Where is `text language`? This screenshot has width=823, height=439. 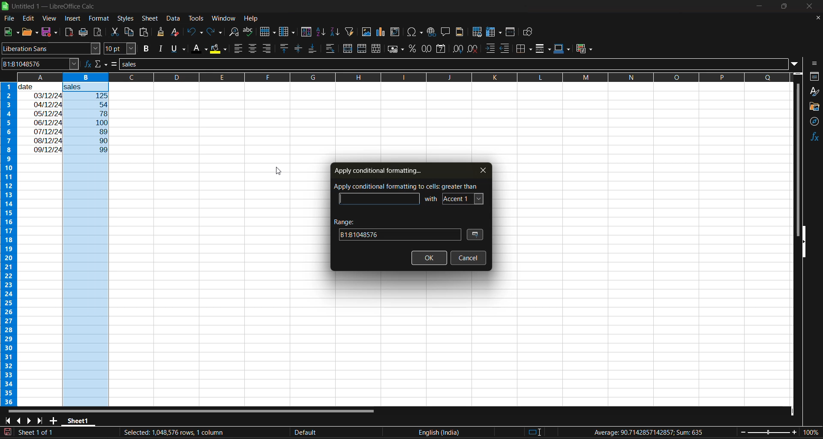
text language is located at coordinates (368, 432).